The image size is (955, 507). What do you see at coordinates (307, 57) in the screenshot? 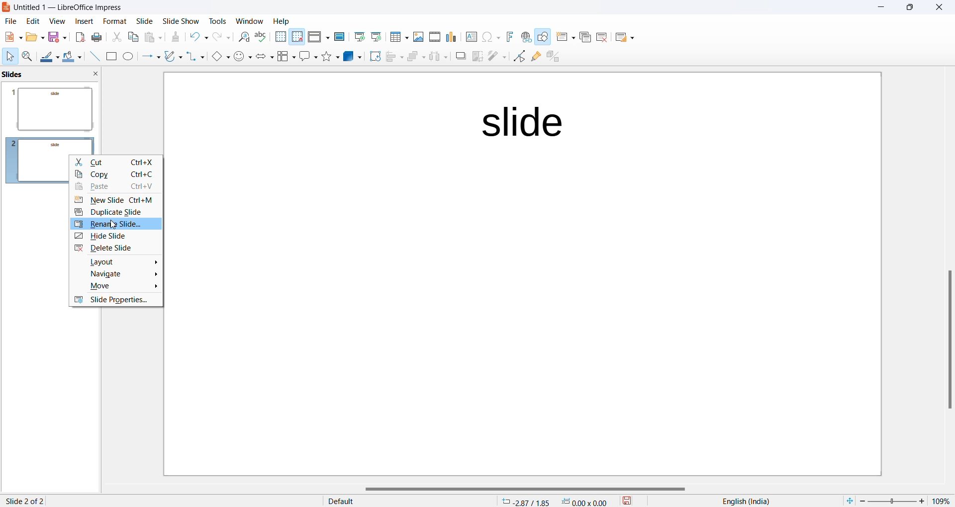
I see `Call out shapes` at bounding box center [307, 57].